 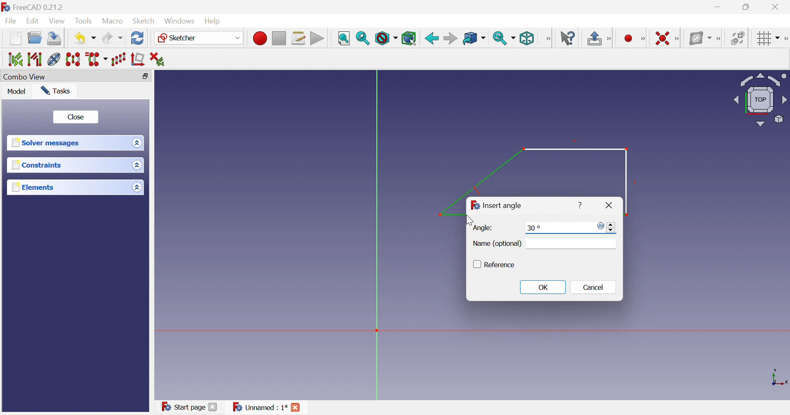 What do you see at coordinates (386, 39) in the screenshot?
I see `Draw Style` at bounding box center [386, 39].